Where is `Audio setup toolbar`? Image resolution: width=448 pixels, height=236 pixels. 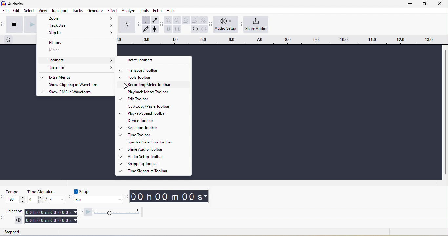
Audio setup toolbar is located at coordinates (157, 156).